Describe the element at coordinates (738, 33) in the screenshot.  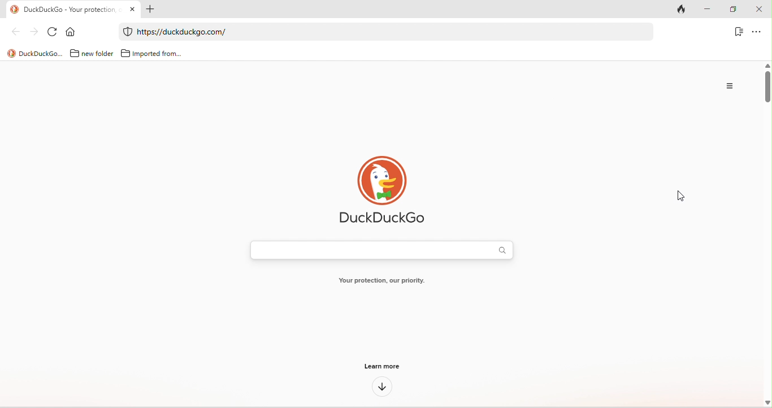
I see `bookmark` at that location.